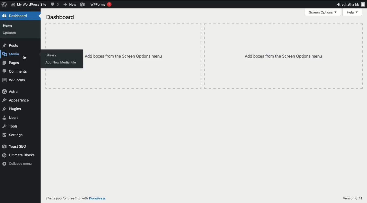 The image size is (367, 203). I want to click on cursor, so click(23, 57).